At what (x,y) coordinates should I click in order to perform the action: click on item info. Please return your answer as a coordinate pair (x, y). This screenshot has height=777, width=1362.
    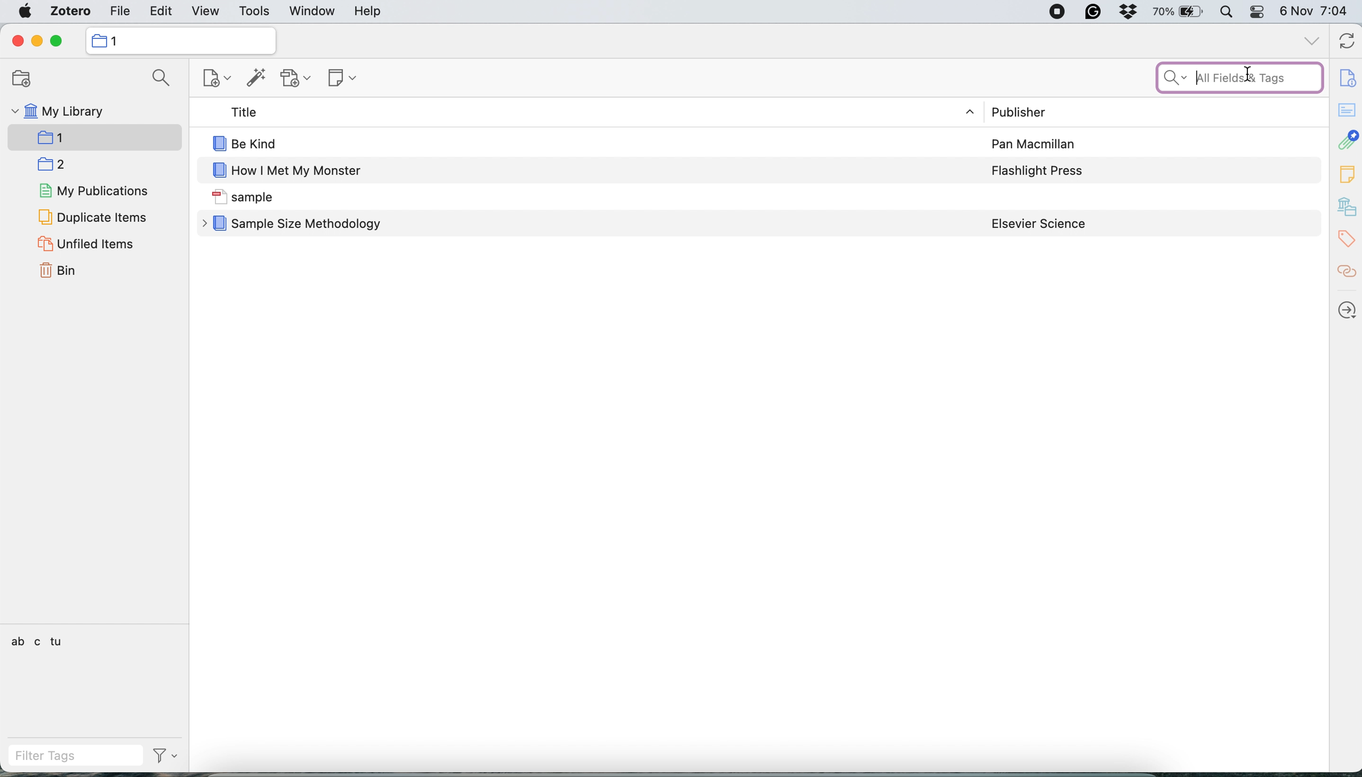
    Looking at the image, I should click on (1345, 75).